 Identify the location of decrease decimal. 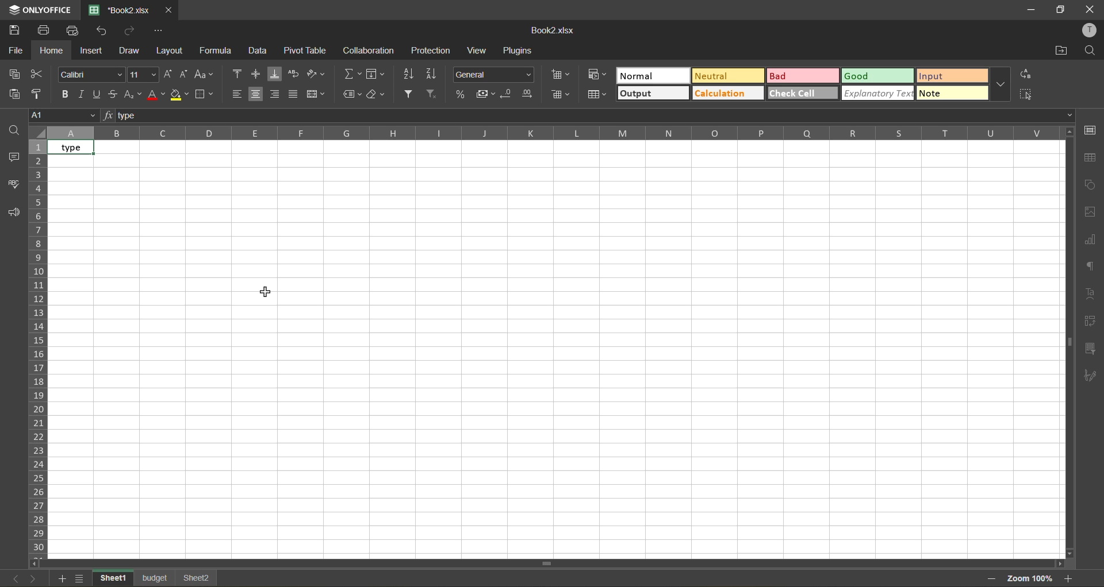
(507, 94).